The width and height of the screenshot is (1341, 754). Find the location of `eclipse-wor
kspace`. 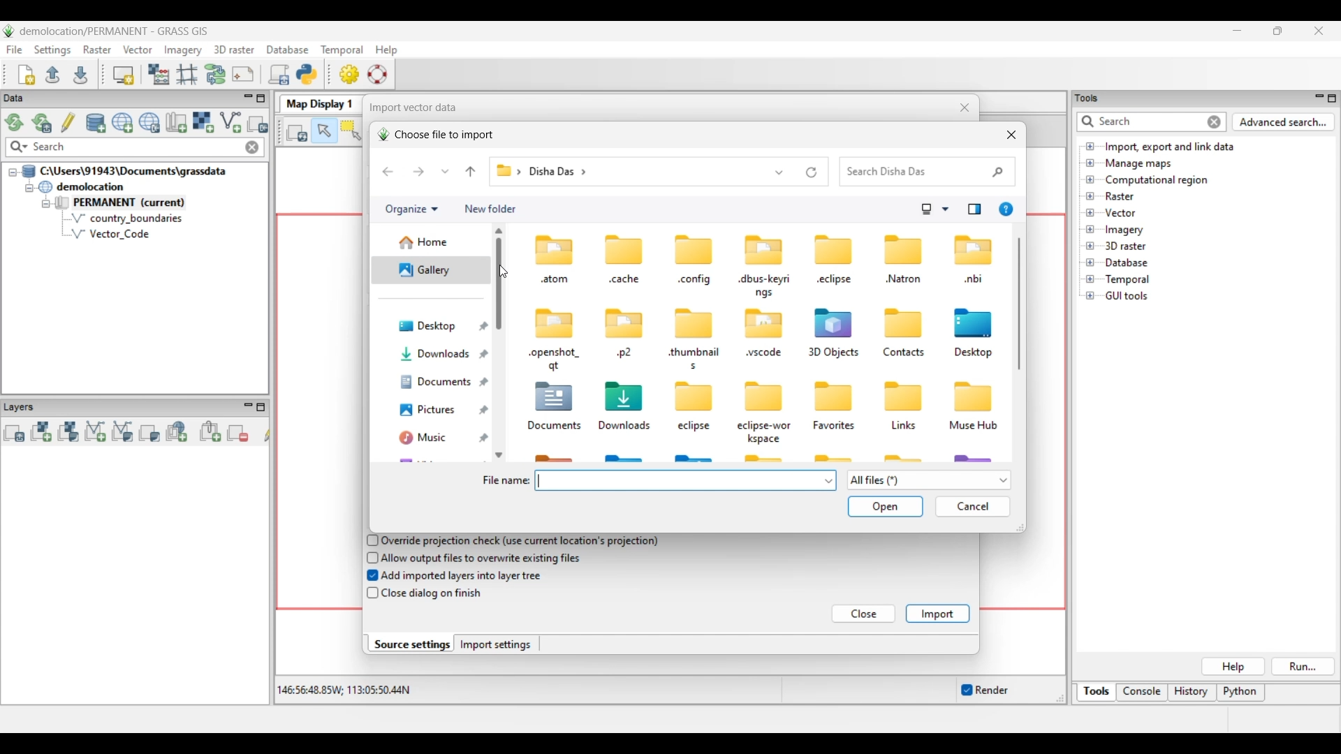

eclipse-wor
kspace is located at coordinates (765, 432).